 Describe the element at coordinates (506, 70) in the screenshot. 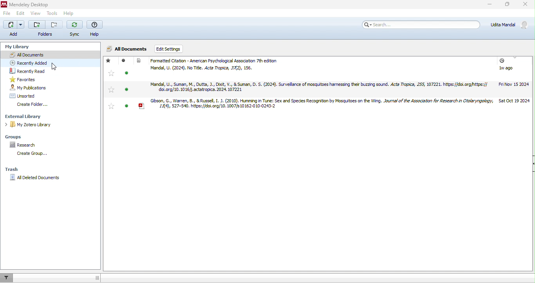

I see `1 w ago` at that location.